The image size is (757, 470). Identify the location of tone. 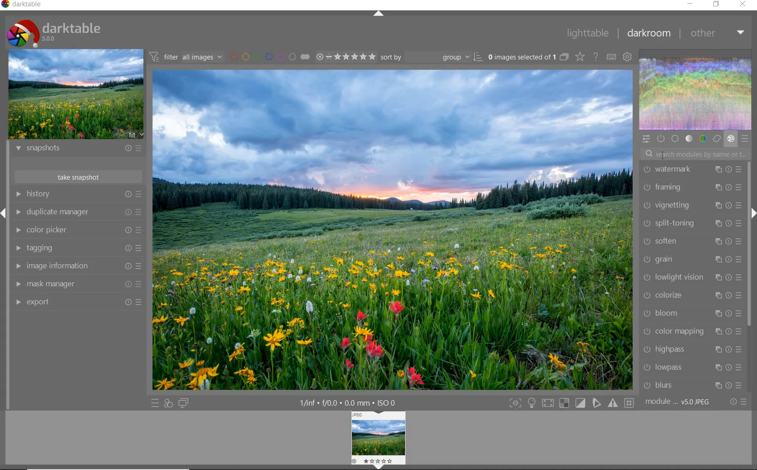
(689, 139).